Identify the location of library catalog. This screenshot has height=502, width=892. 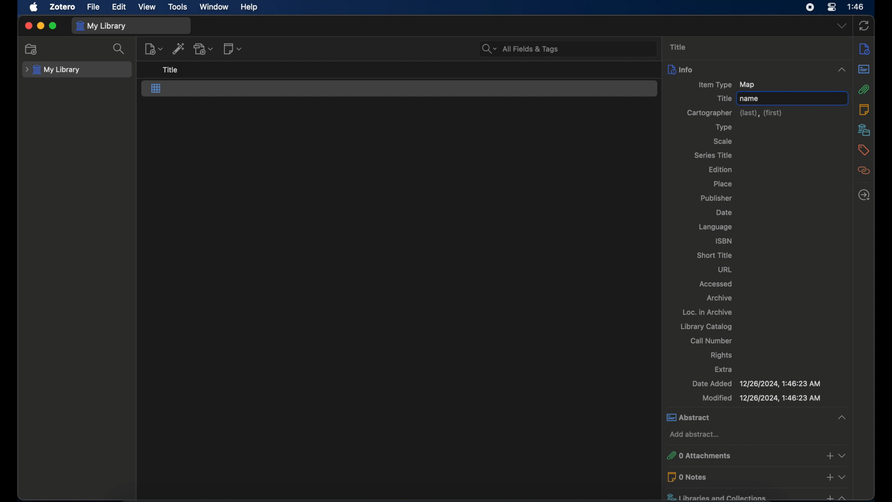
(707, 326).